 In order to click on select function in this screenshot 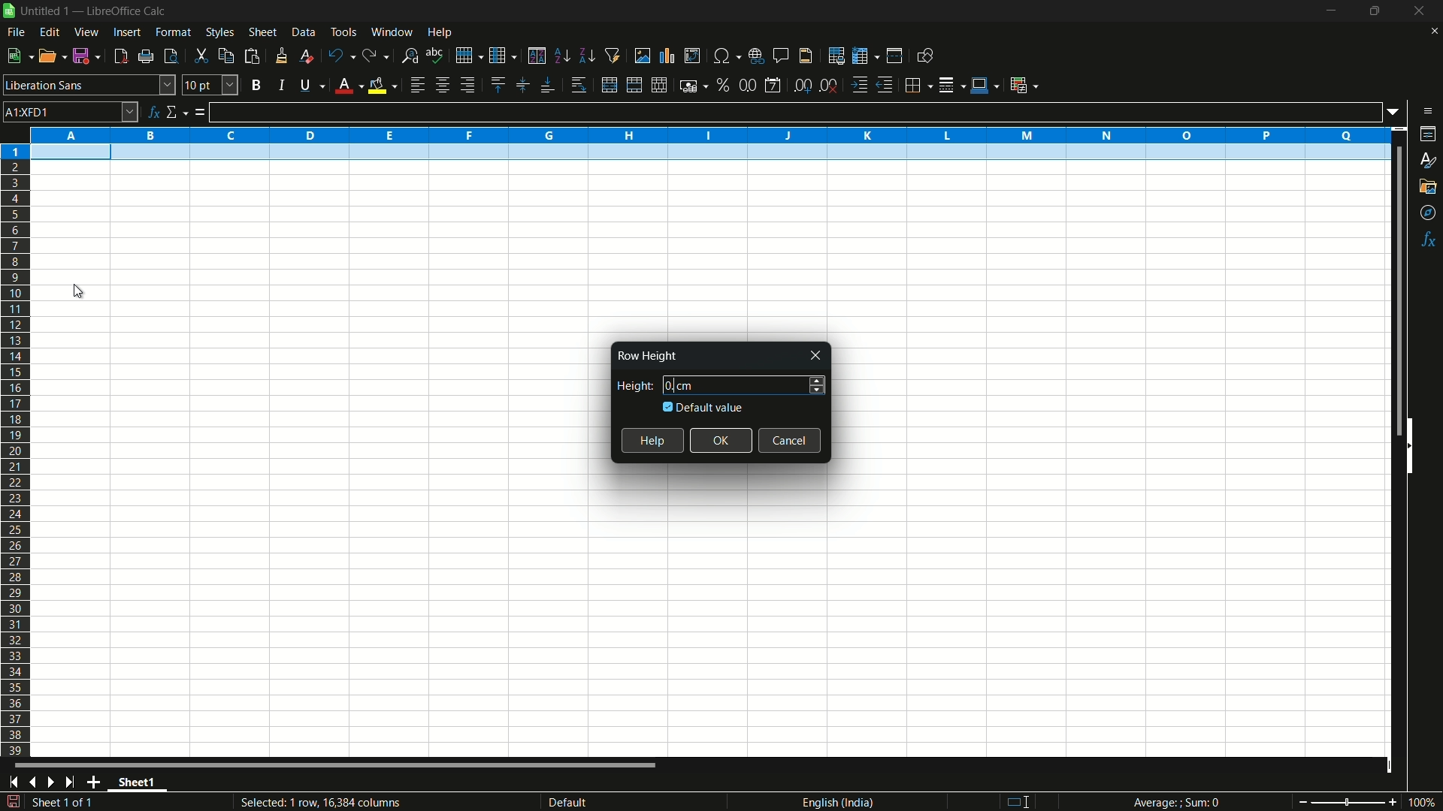, I will do `click(177, 113)`.